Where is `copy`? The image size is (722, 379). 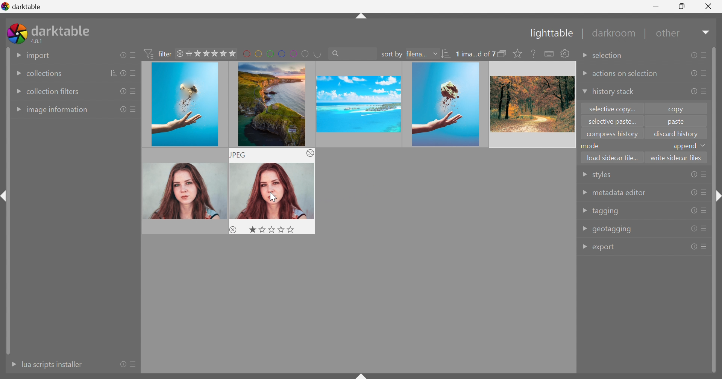
copy is located at coordinates (680, 109).